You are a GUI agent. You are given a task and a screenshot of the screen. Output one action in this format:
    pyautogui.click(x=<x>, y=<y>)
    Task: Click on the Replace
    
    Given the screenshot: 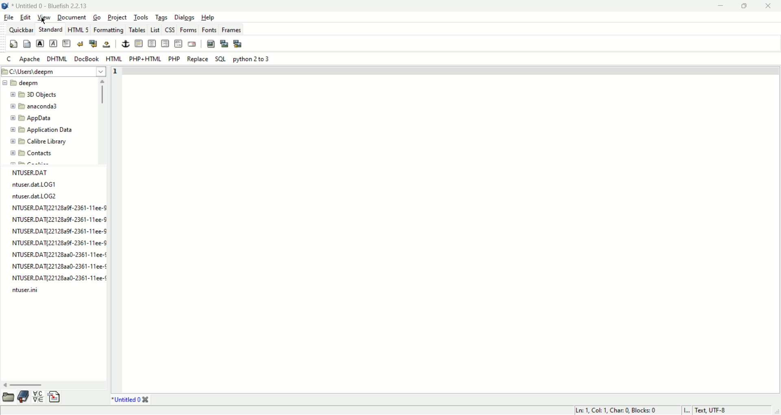 What is the action you would take?
    pyautogui.click(x=199, y=59)
    